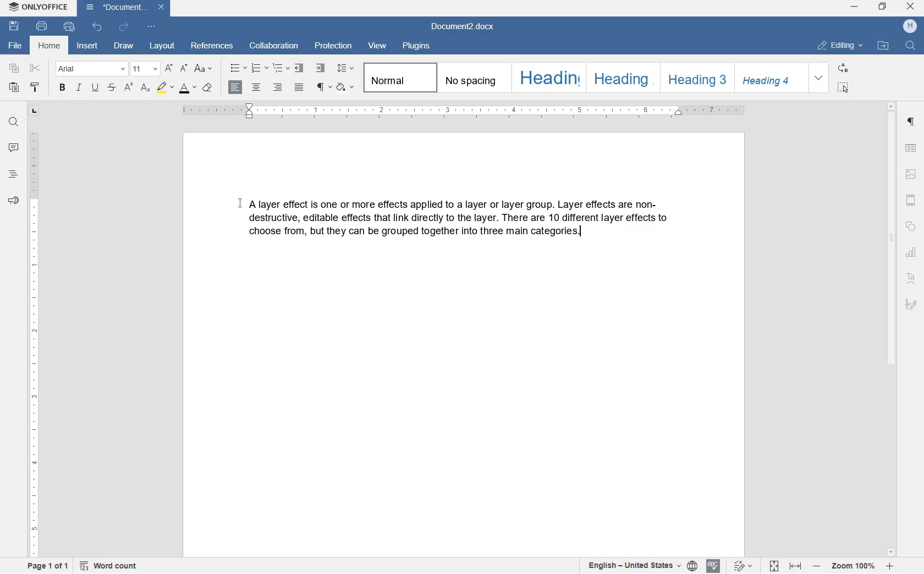 This screenshot has height=574, width=924. Describe the element at coordinates (14, 27) in the screenshot. I see `save` at that location.